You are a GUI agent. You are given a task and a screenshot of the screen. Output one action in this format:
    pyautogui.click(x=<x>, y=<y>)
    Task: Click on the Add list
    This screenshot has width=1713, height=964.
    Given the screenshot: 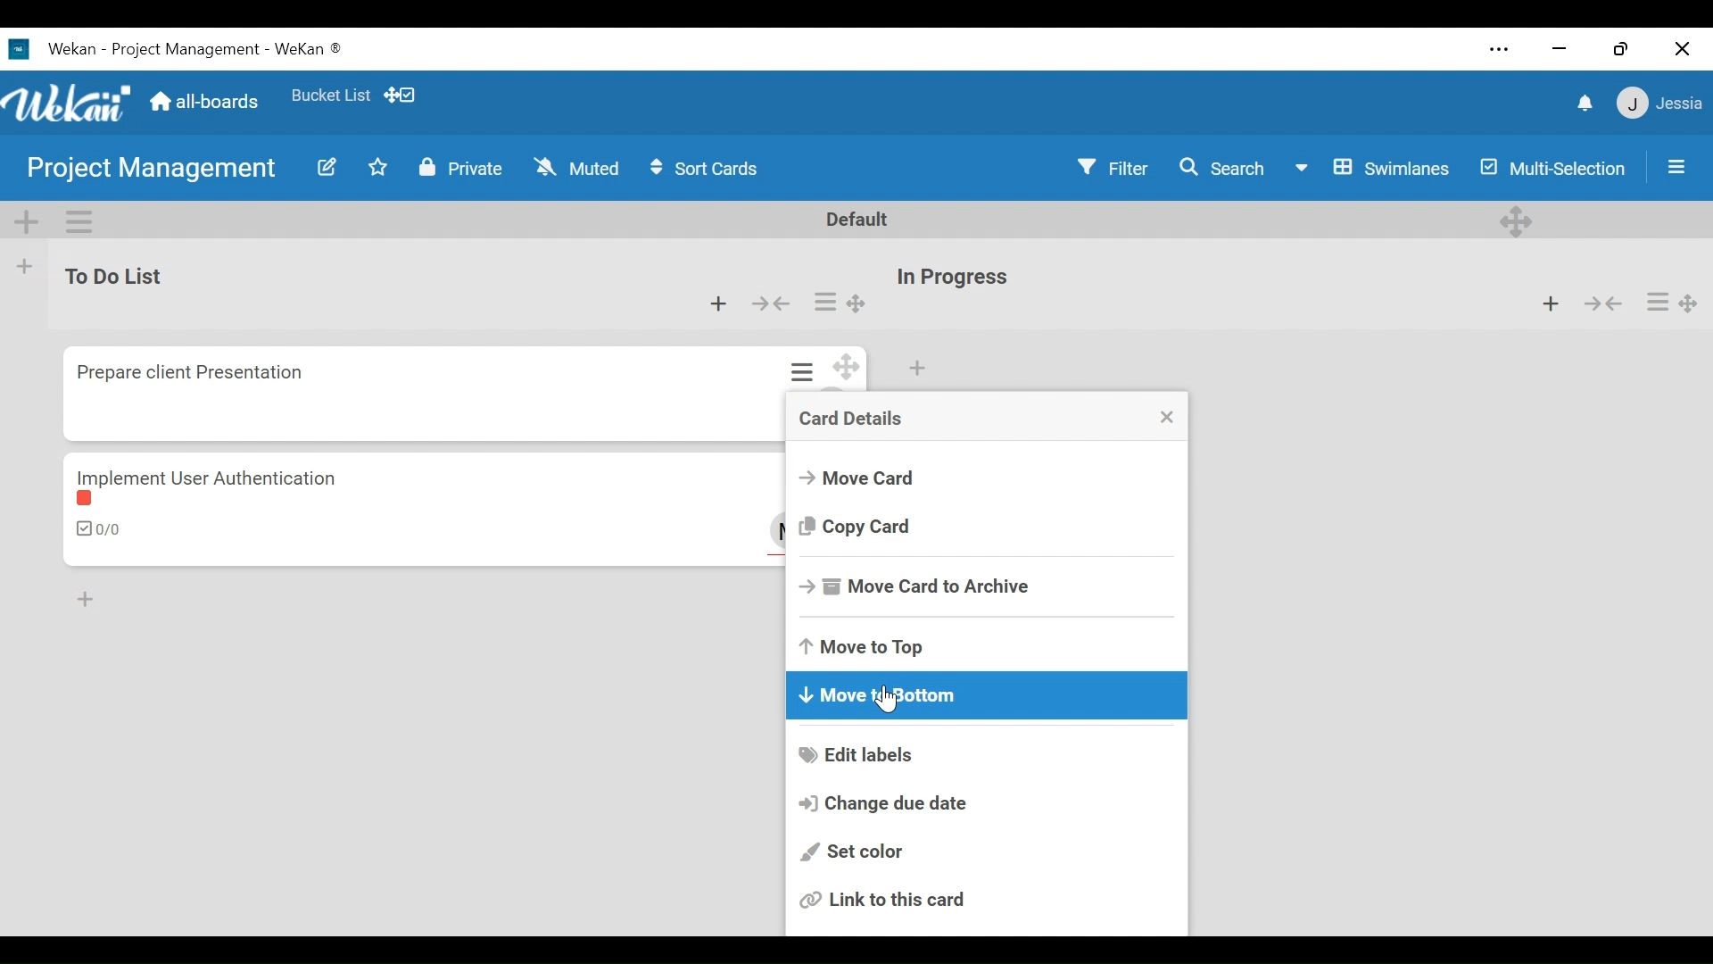 What is the action you would take?
    pyautogui.click(x=28, y=266)
    